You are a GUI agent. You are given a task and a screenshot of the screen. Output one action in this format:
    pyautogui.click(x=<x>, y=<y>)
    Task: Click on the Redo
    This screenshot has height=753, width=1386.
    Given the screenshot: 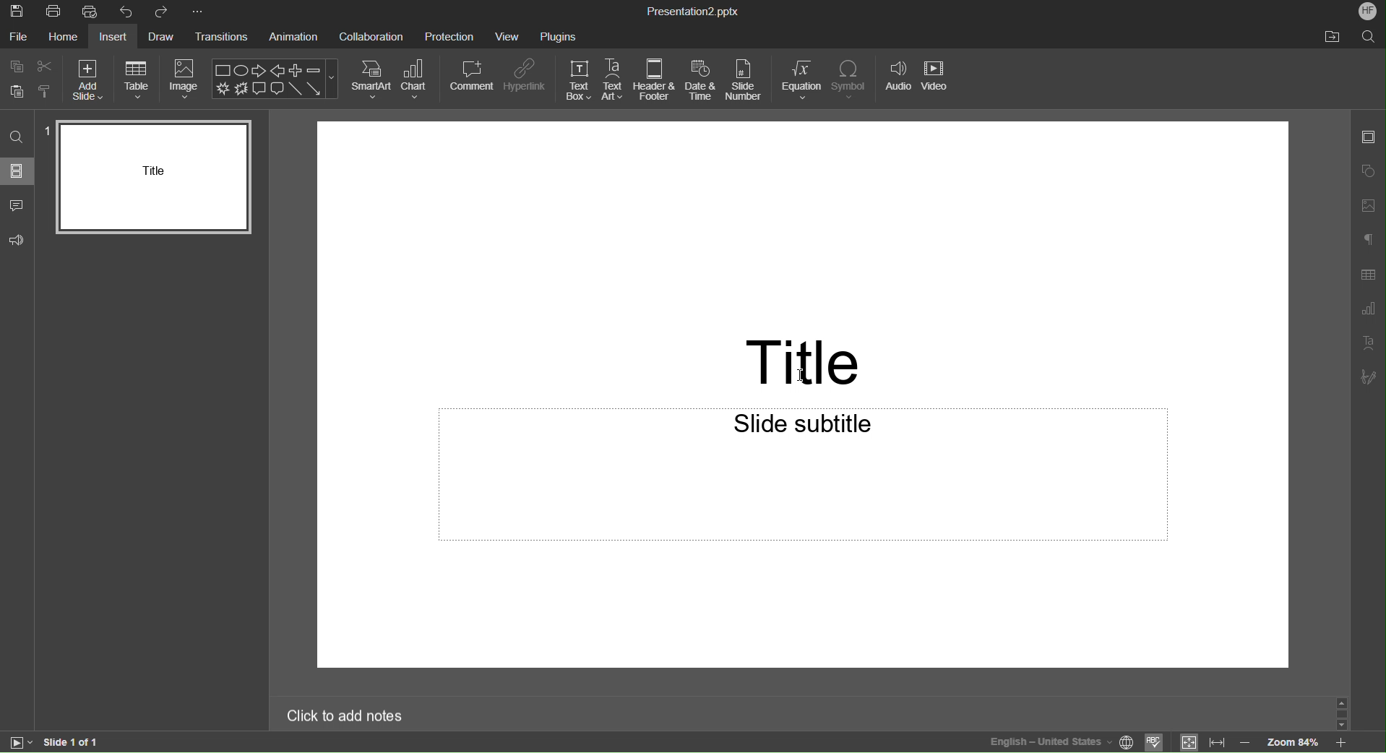 What is the action you would take?
    pyautogui.click(x=163, y=12)
    